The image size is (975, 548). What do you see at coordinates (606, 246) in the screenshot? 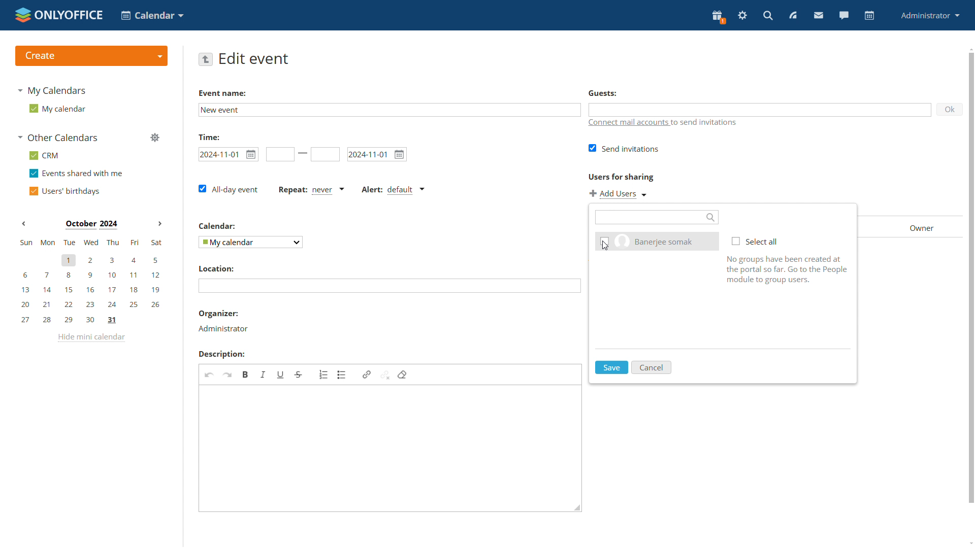
I see `Cursor` at bounding box center [606, 246].